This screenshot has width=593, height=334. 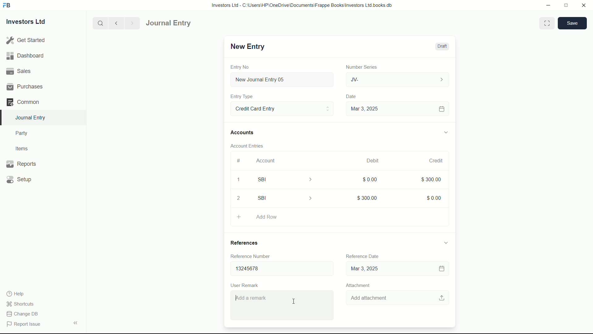 I want to click on credit, so click(x=437, y=161).